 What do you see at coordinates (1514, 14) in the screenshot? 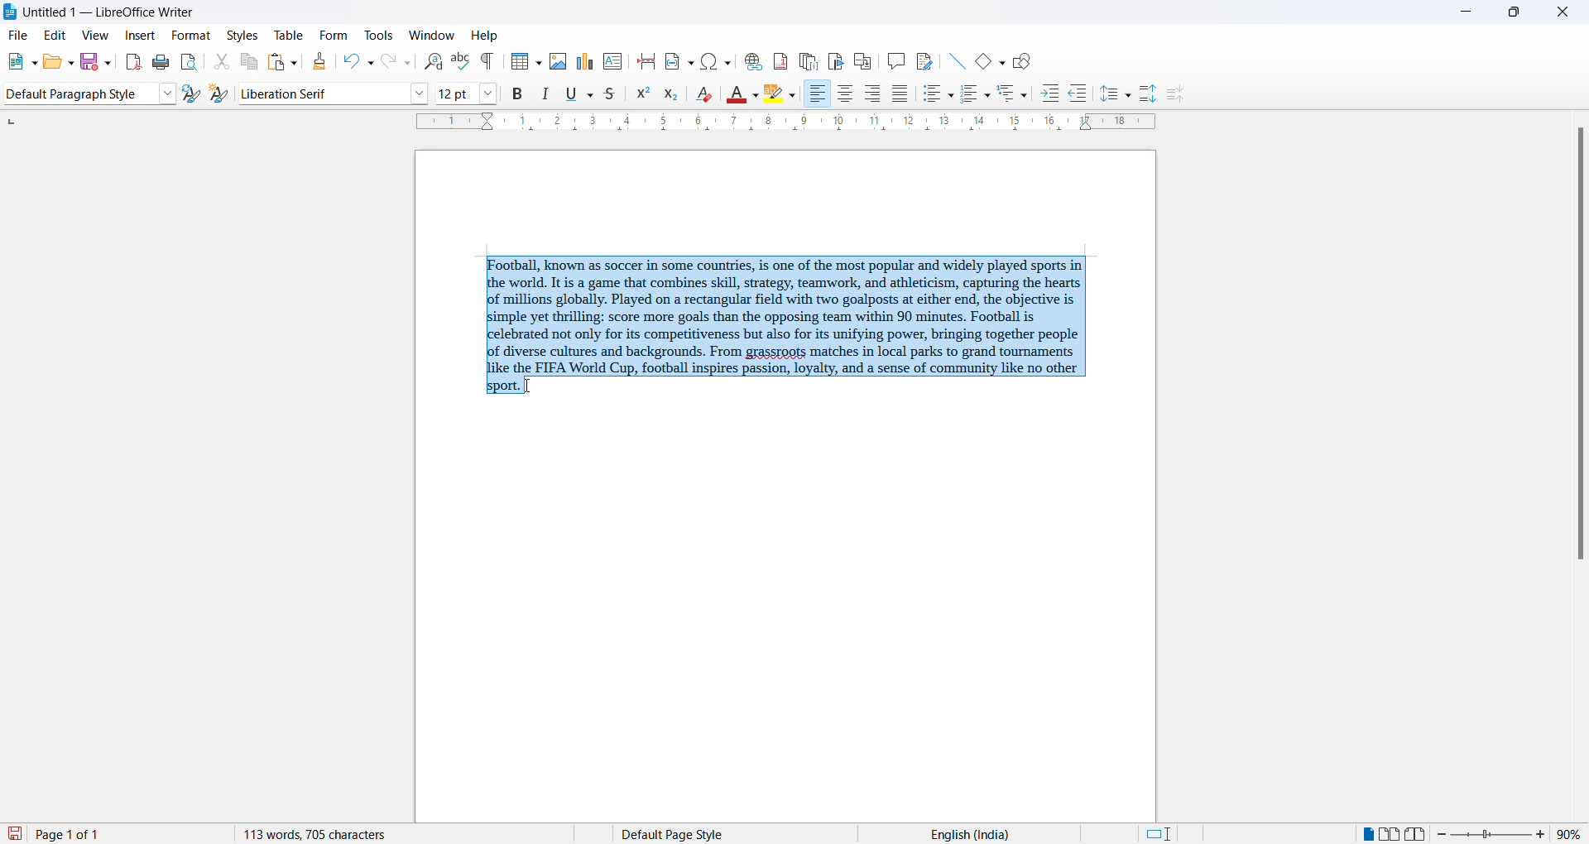
I see `maximize` at bounding box center [1514, 14].